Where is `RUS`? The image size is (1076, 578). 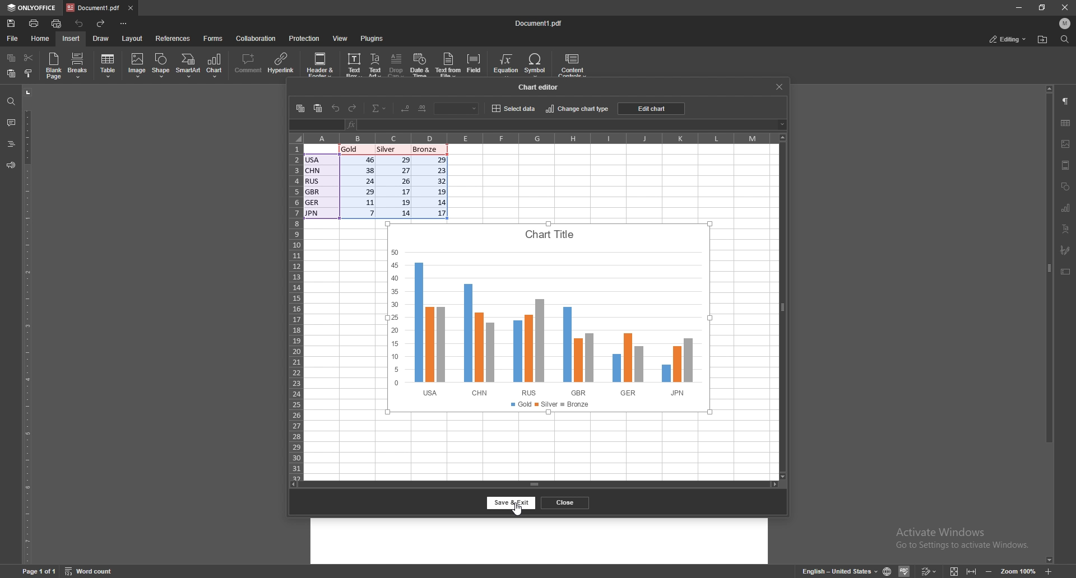
RUS is located at coordinates (313, 181).